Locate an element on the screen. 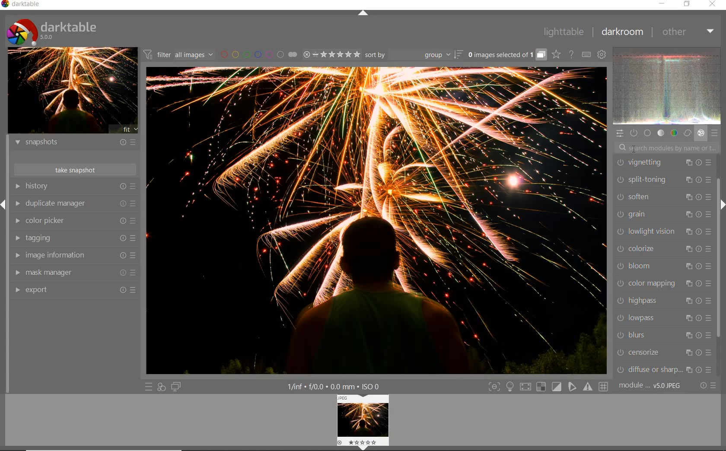 This screenshot has width=726, height=451. duplicate manager is located at coordinates (76, 203).